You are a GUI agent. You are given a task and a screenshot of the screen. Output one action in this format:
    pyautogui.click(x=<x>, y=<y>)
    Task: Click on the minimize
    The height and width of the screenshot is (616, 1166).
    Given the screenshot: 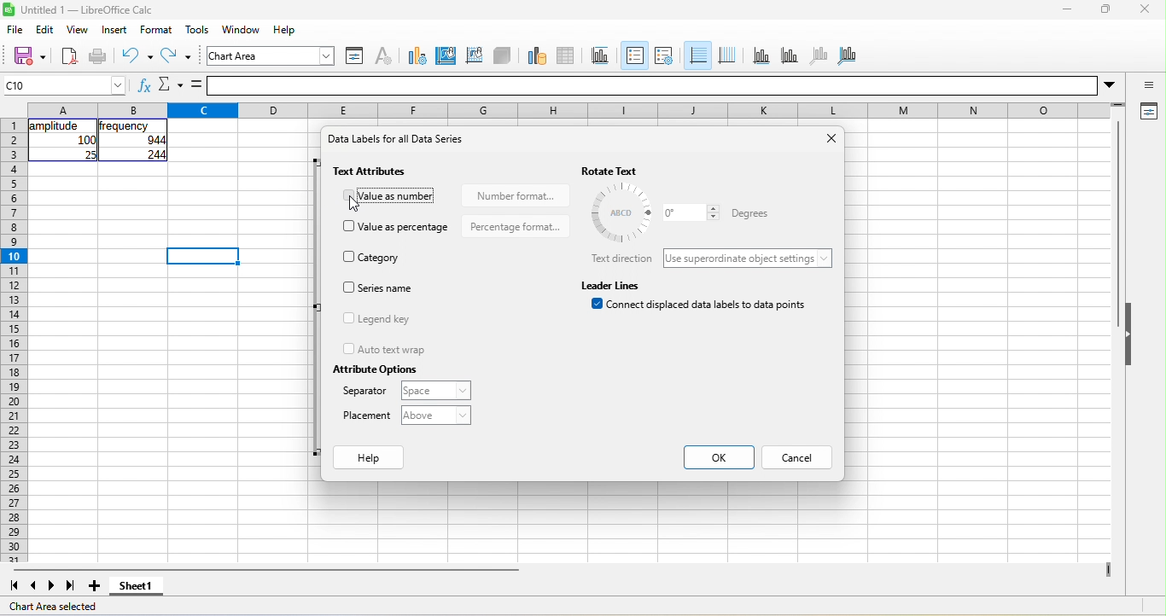 What is the action you would take?
    pyautogui.click(x=1065, y=11)
    